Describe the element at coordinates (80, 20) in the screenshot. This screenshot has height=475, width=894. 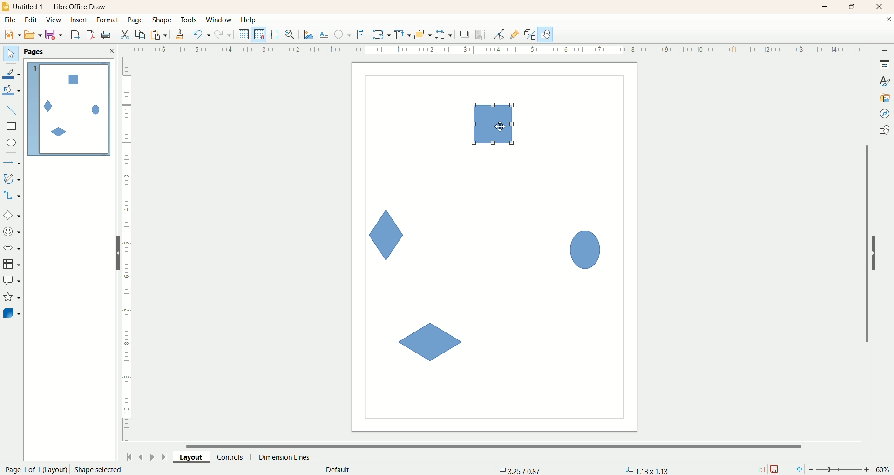
I see `insert` at that location.